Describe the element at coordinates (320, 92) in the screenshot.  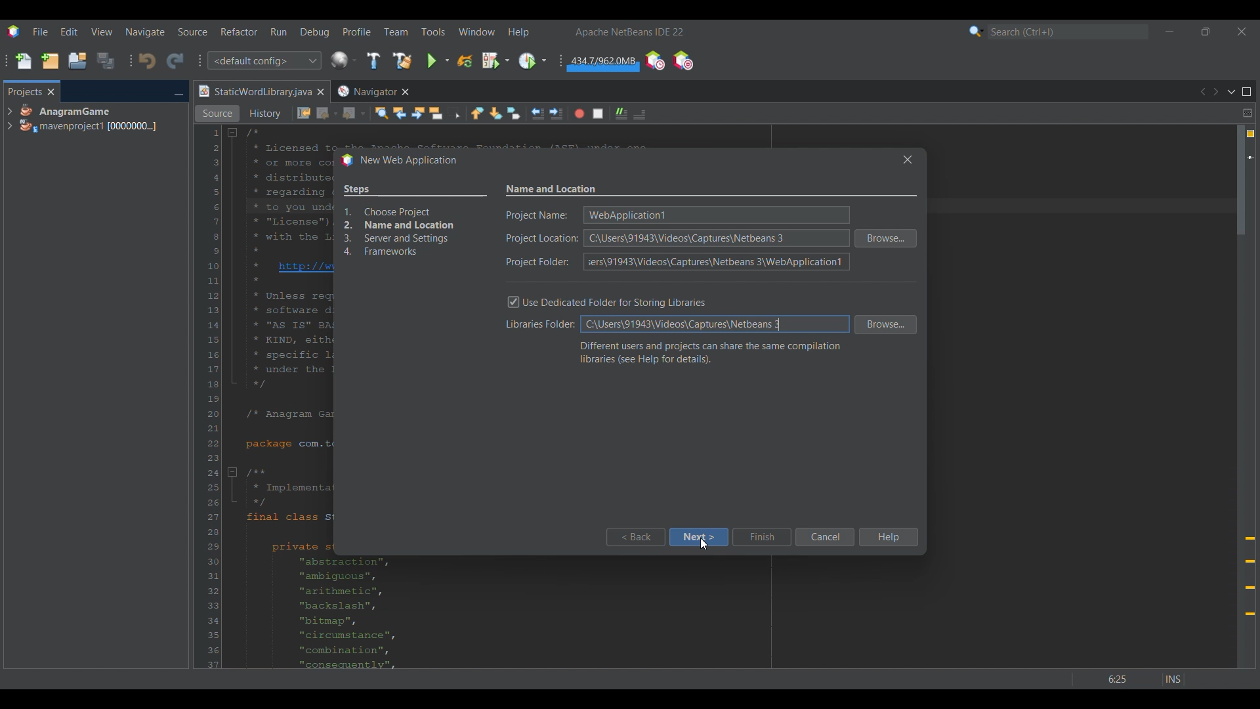
I see `Close` at that location.